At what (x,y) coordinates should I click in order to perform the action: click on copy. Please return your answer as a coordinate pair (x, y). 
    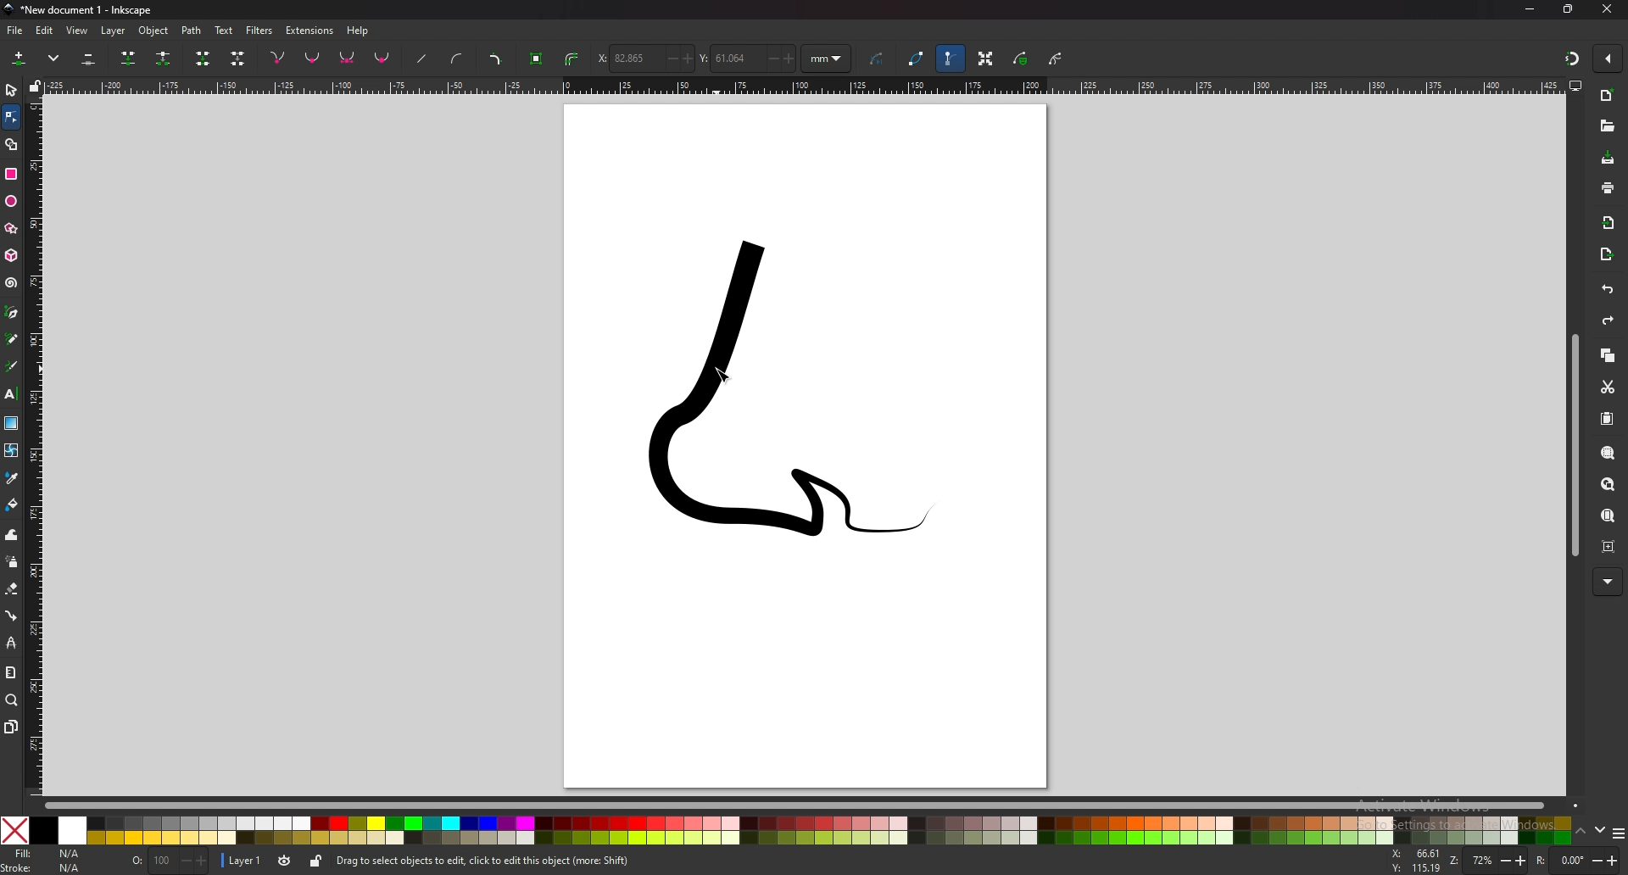
    Looking at the image, I should click on (1608, 356).